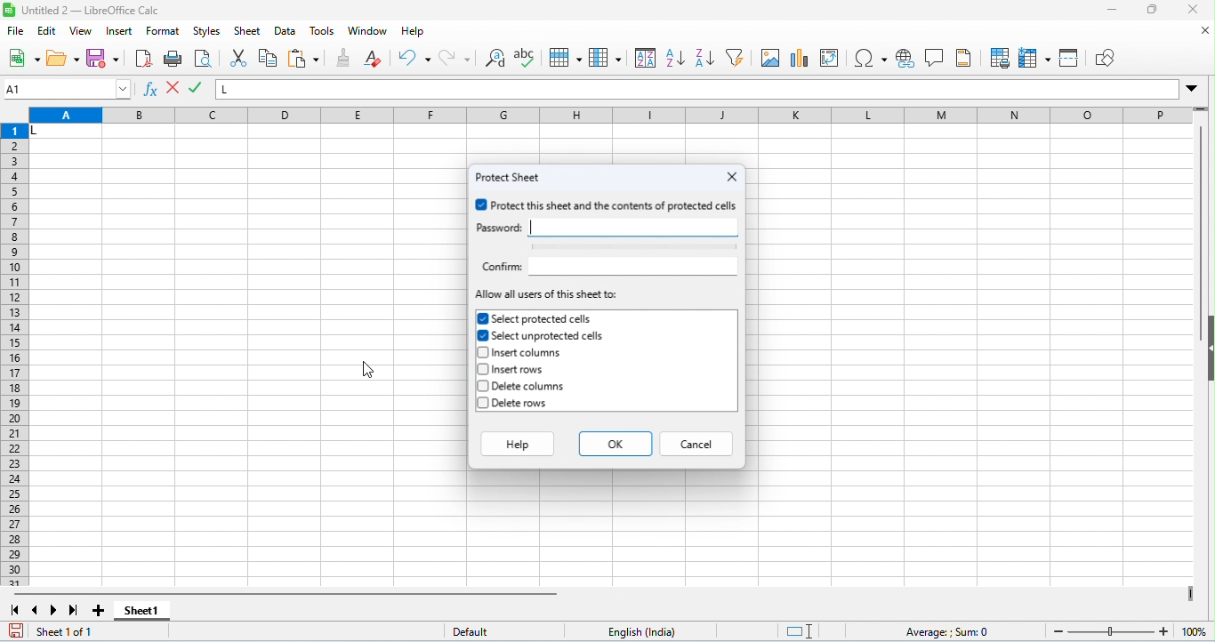 Image resolution: width=1215 pixels, height=642 pixels. I want to click on cancel, so click(698, 443).